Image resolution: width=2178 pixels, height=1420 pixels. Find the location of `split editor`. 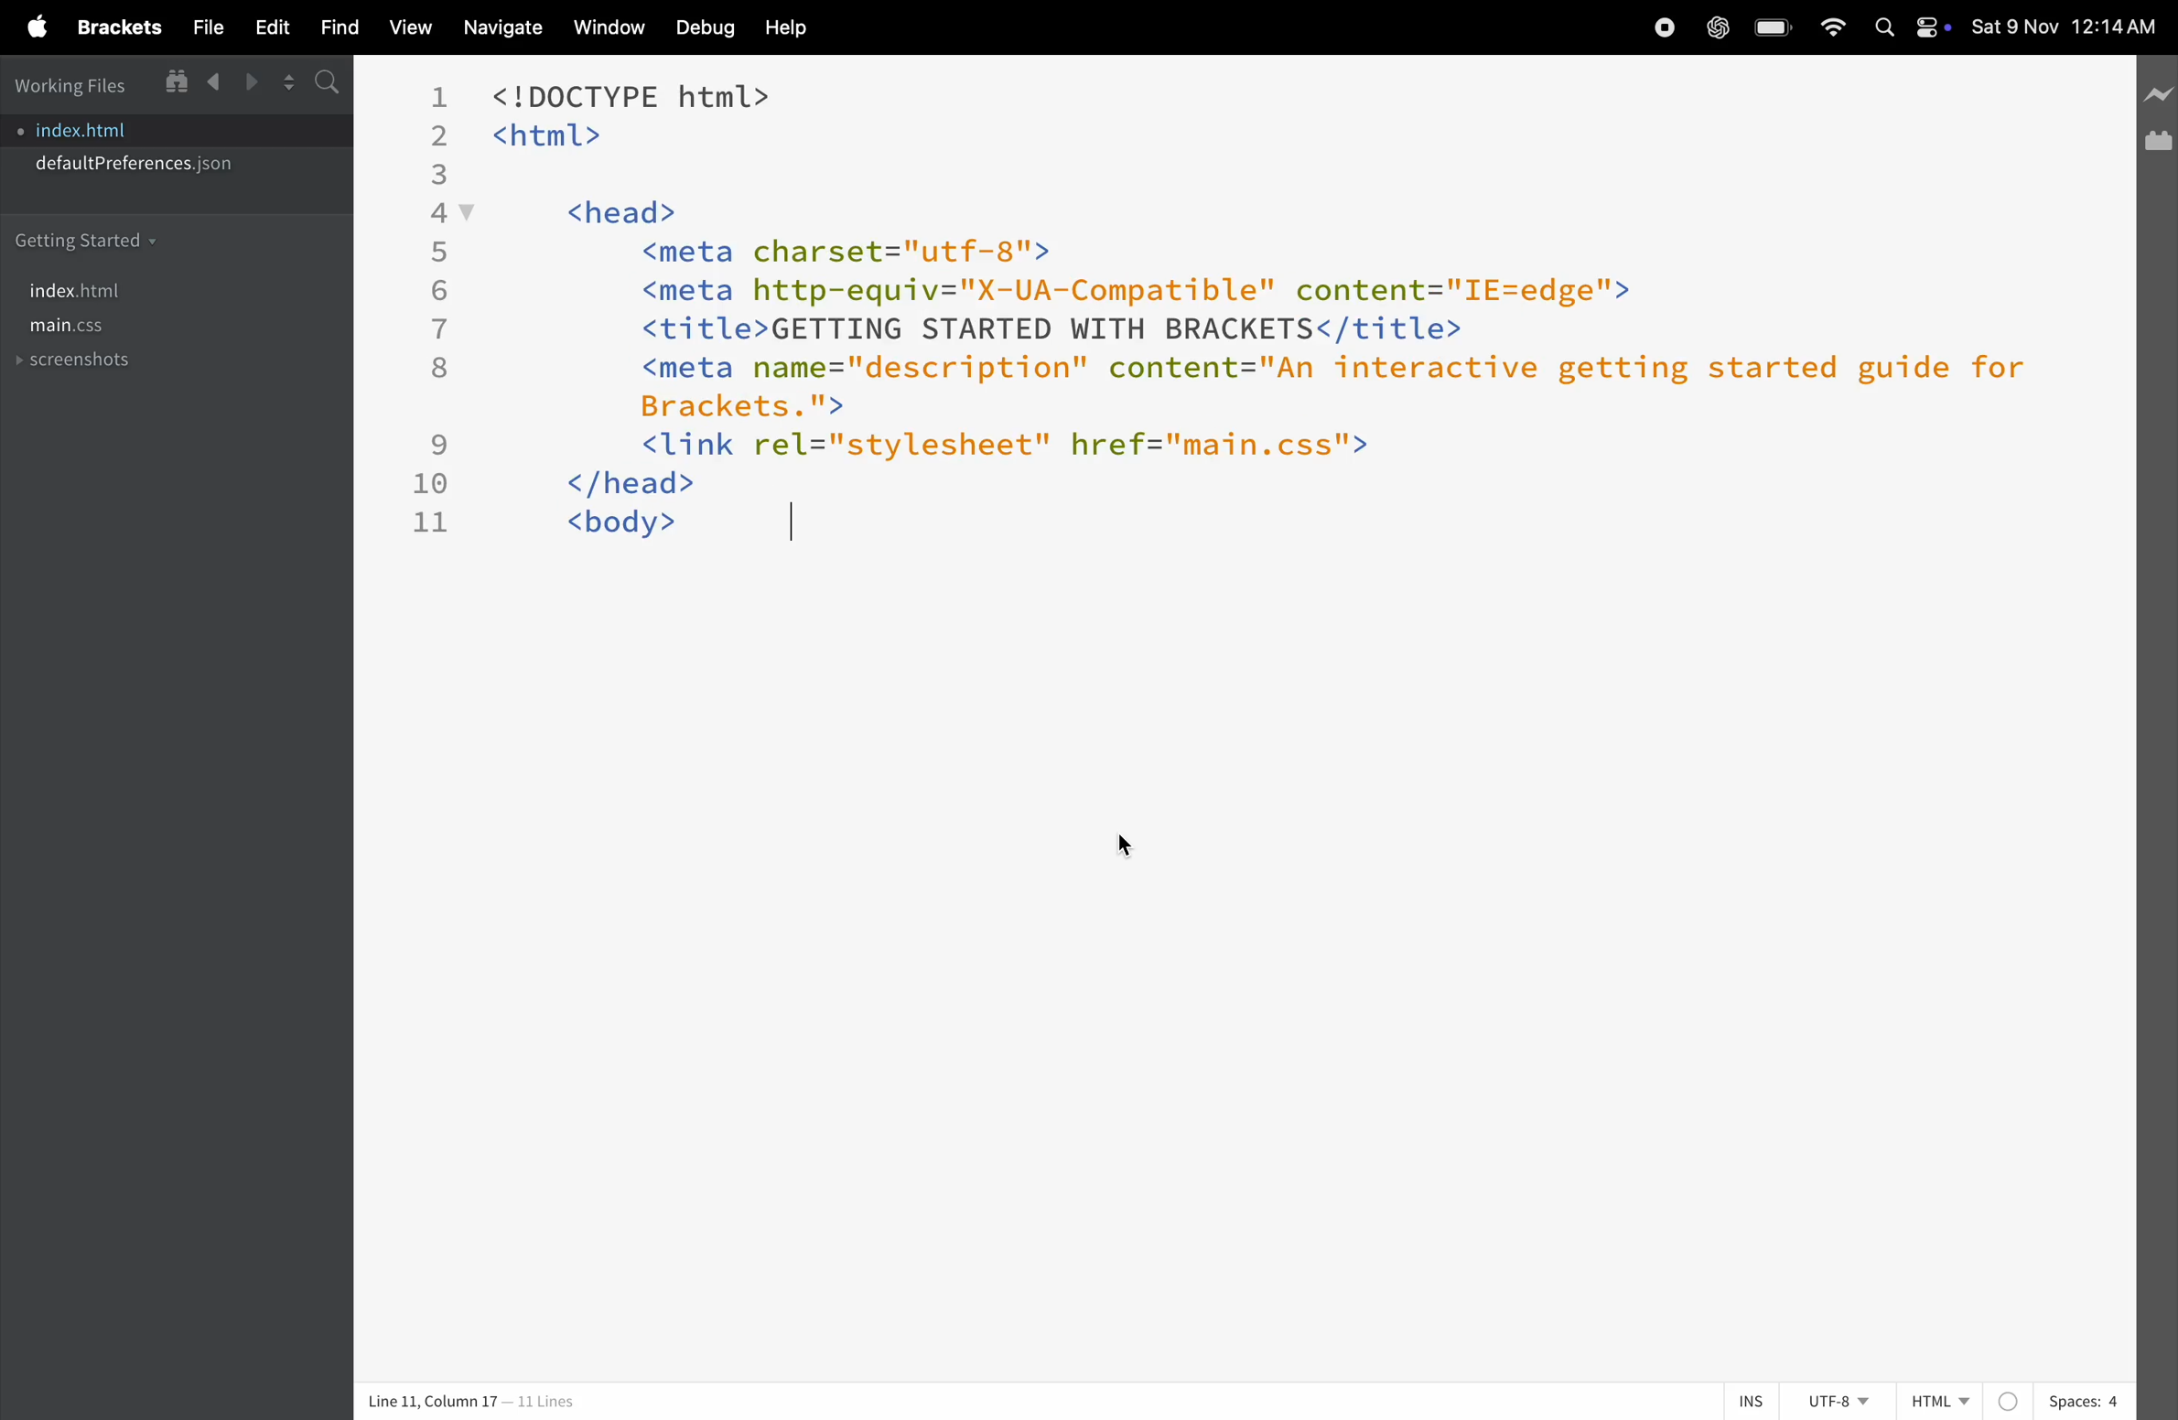

split editor is located at coordinates (293, 84).